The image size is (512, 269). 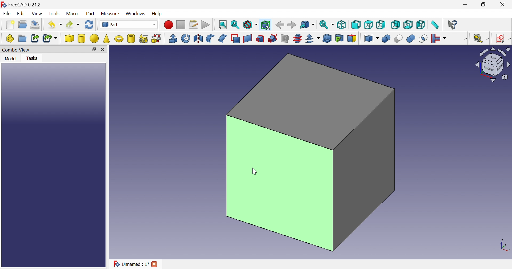 What do you see at coordinates (56, 24) in the screenshot?
I see `Undo` at bounding box center [56, 24].